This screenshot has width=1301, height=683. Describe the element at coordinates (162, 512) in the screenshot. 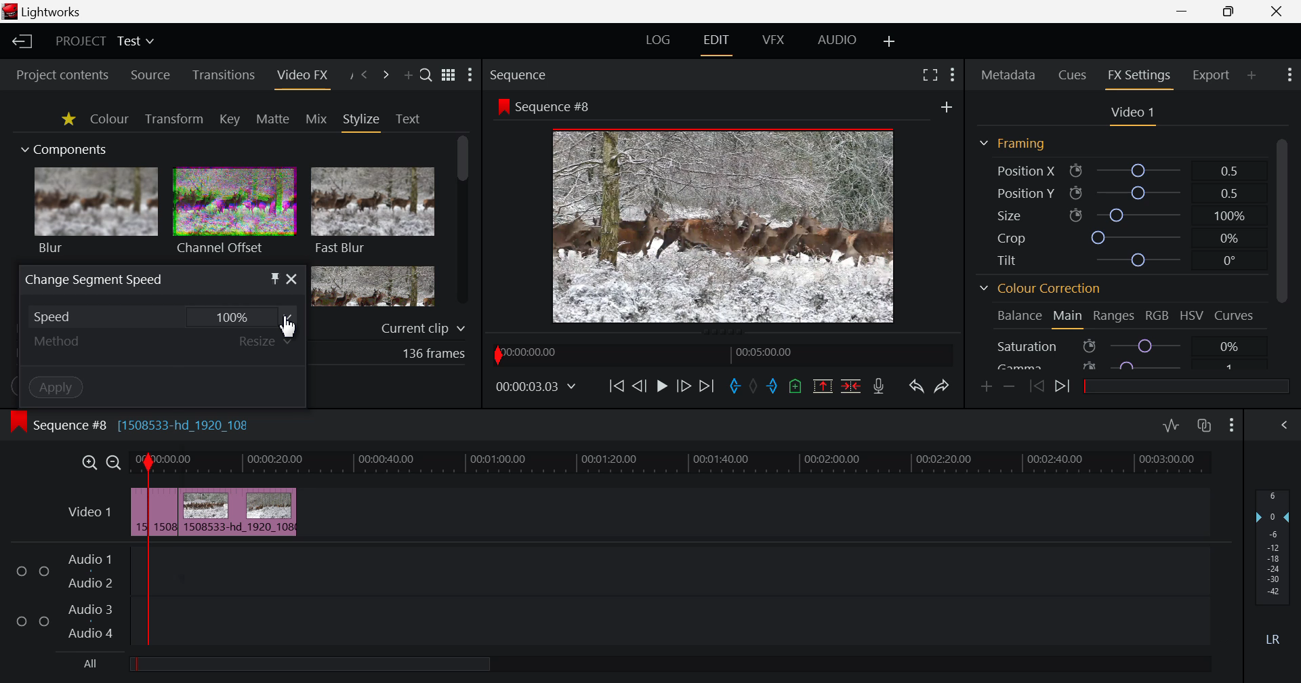

I see `Cursor on Clipped Sequence` at that location.